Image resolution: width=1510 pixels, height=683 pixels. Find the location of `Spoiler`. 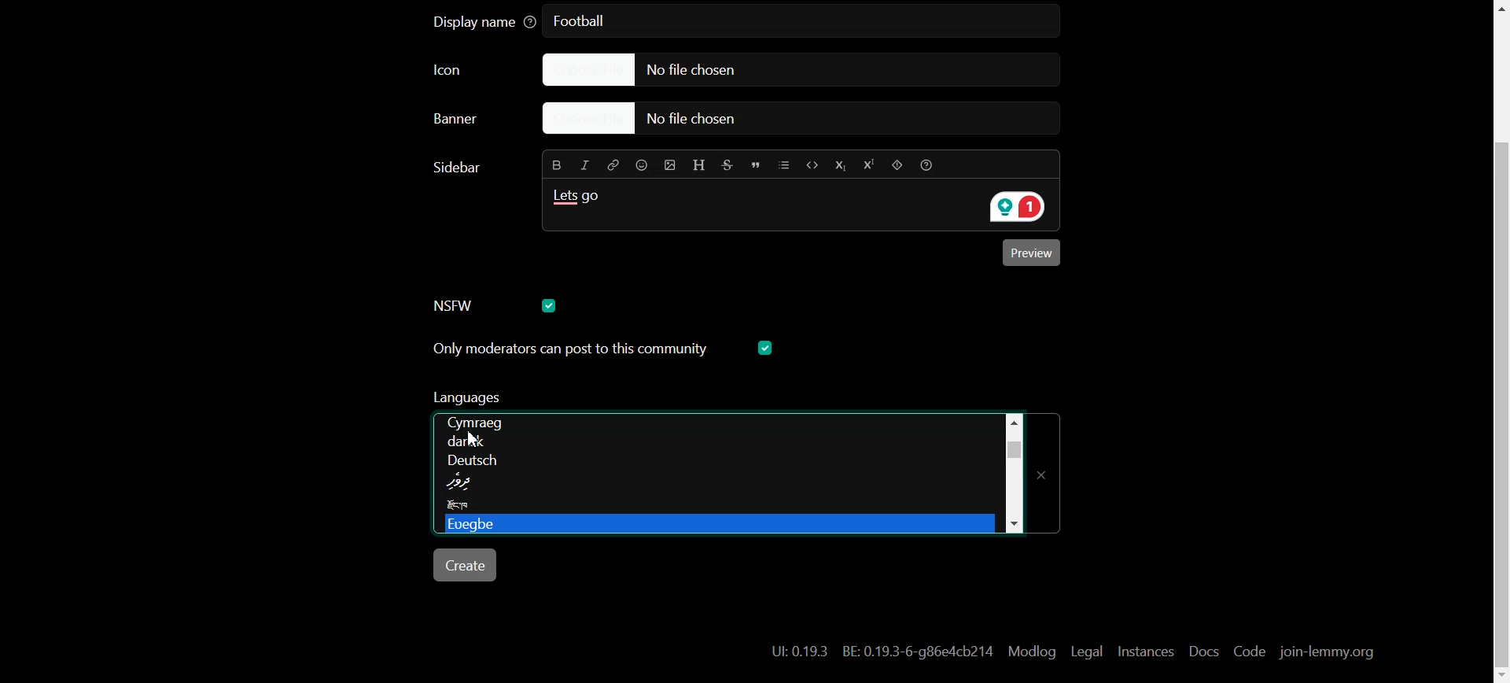

Spoiler is located at coordinates (896, 165).